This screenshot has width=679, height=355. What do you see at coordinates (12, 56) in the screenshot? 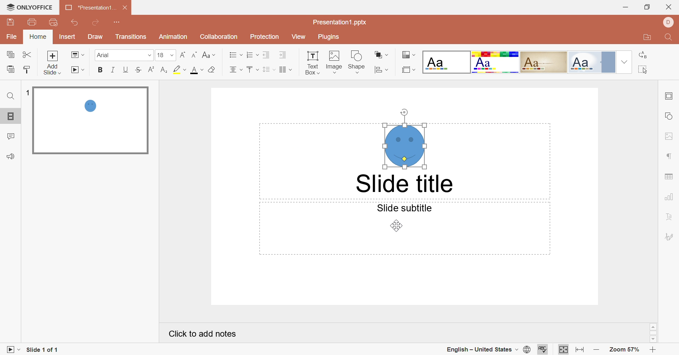
I see `Copy` at bounding box center [12, 56].